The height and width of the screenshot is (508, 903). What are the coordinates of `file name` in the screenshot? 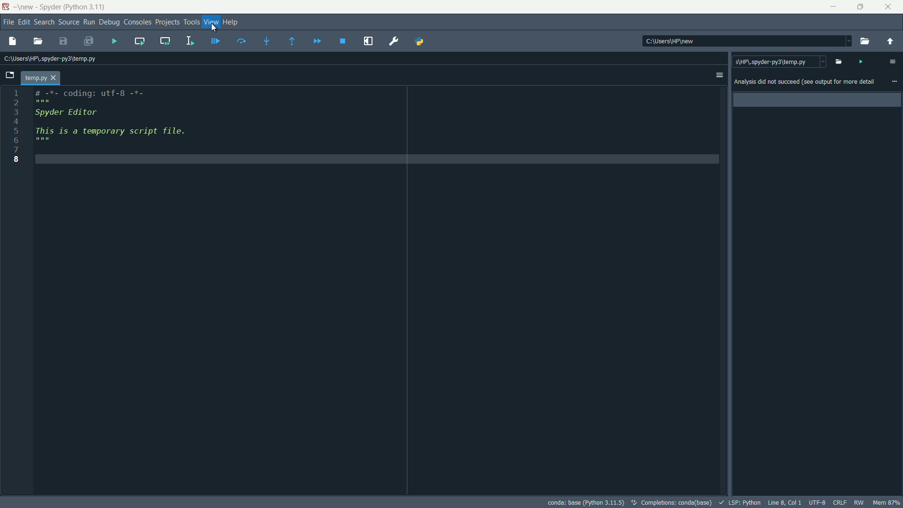 It's located at (41, 77).